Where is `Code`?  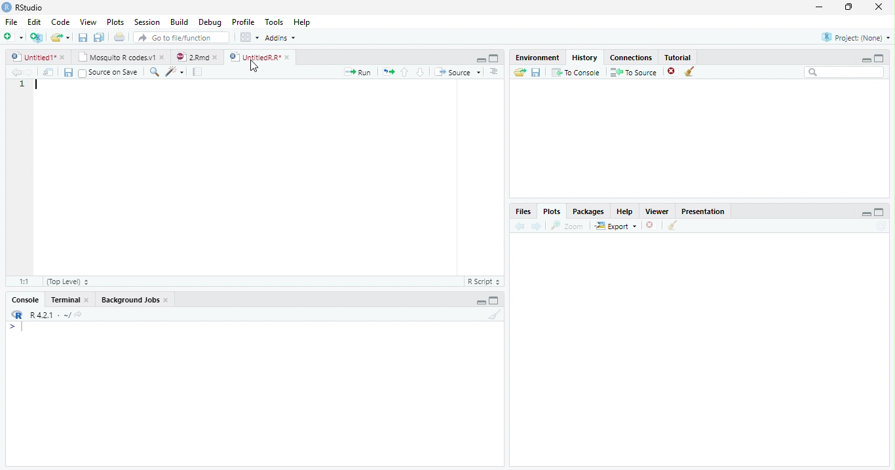
Code is located at coordinates (60, 22).